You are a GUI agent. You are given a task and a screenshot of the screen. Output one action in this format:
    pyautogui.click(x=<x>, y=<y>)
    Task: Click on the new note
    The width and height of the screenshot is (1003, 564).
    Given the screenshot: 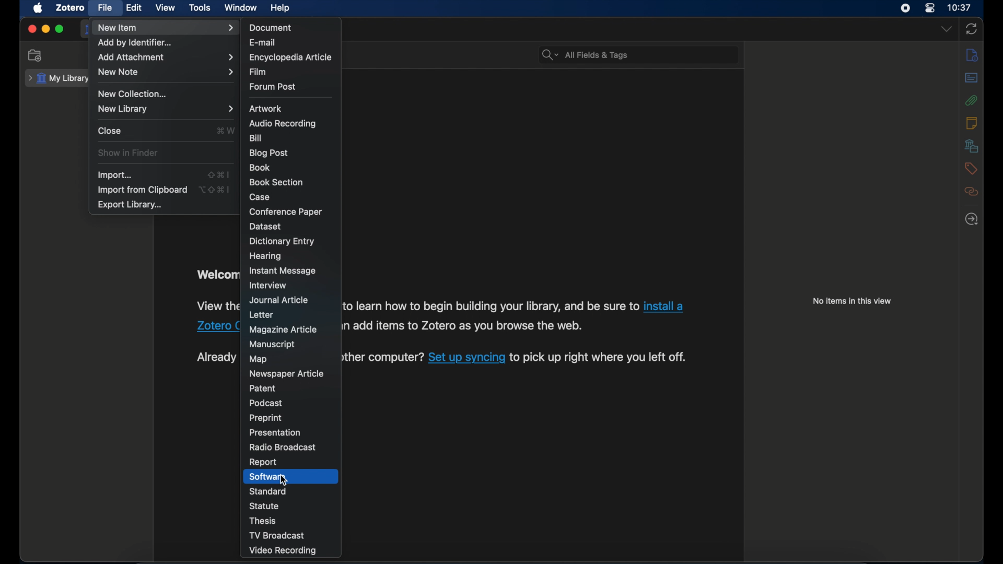 What is the action you would take?
    pyautogui.click(x=166, y=72)
    